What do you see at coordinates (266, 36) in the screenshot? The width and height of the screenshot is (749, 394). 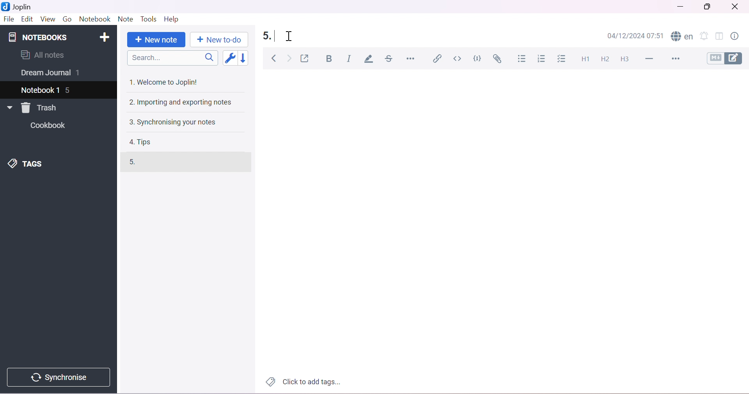 I see `5. ` at bounding box center [266, 36].